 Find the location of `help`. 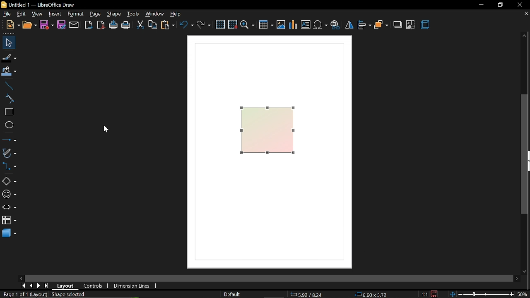

help is located at coordinates (178, 14).